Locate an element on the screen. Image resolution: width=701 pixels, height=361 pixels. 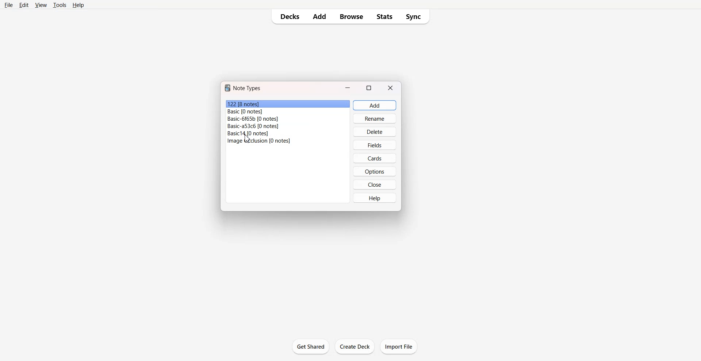
Stats is located at coordinates (384, 16).